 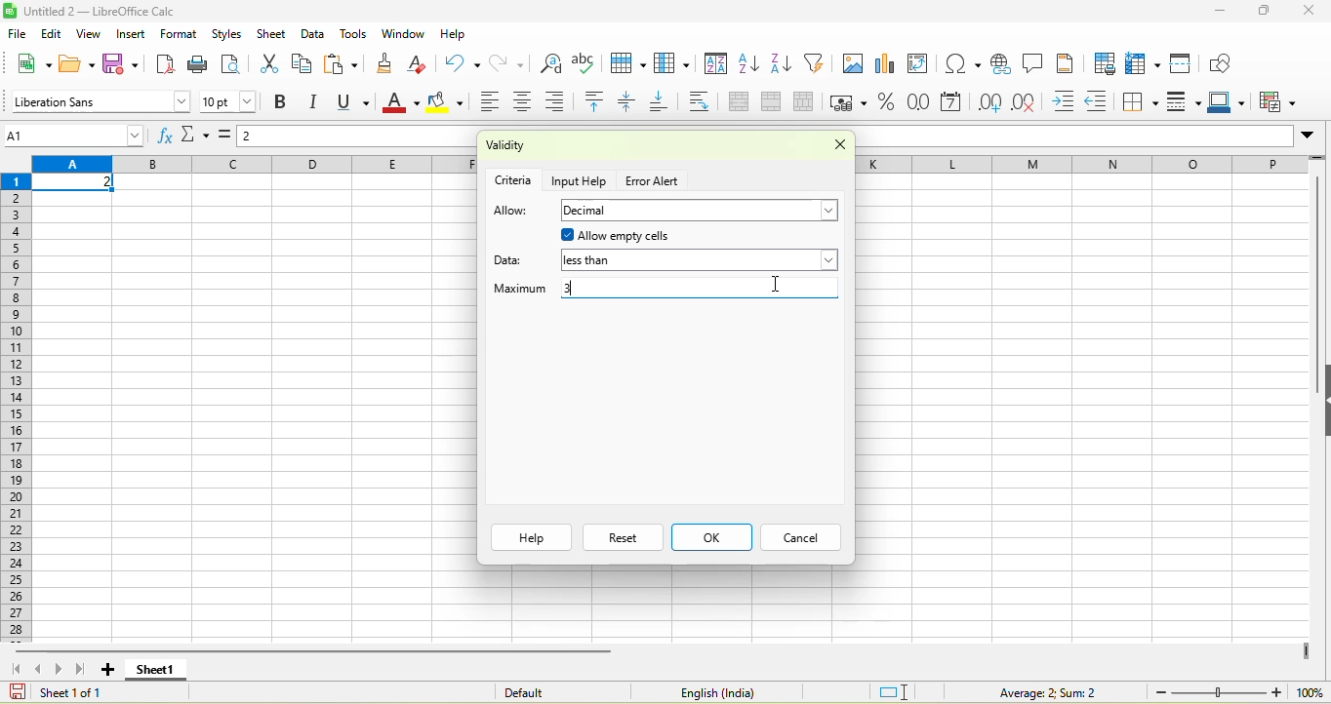 I want to click on copy, so click(x=302, y=63).